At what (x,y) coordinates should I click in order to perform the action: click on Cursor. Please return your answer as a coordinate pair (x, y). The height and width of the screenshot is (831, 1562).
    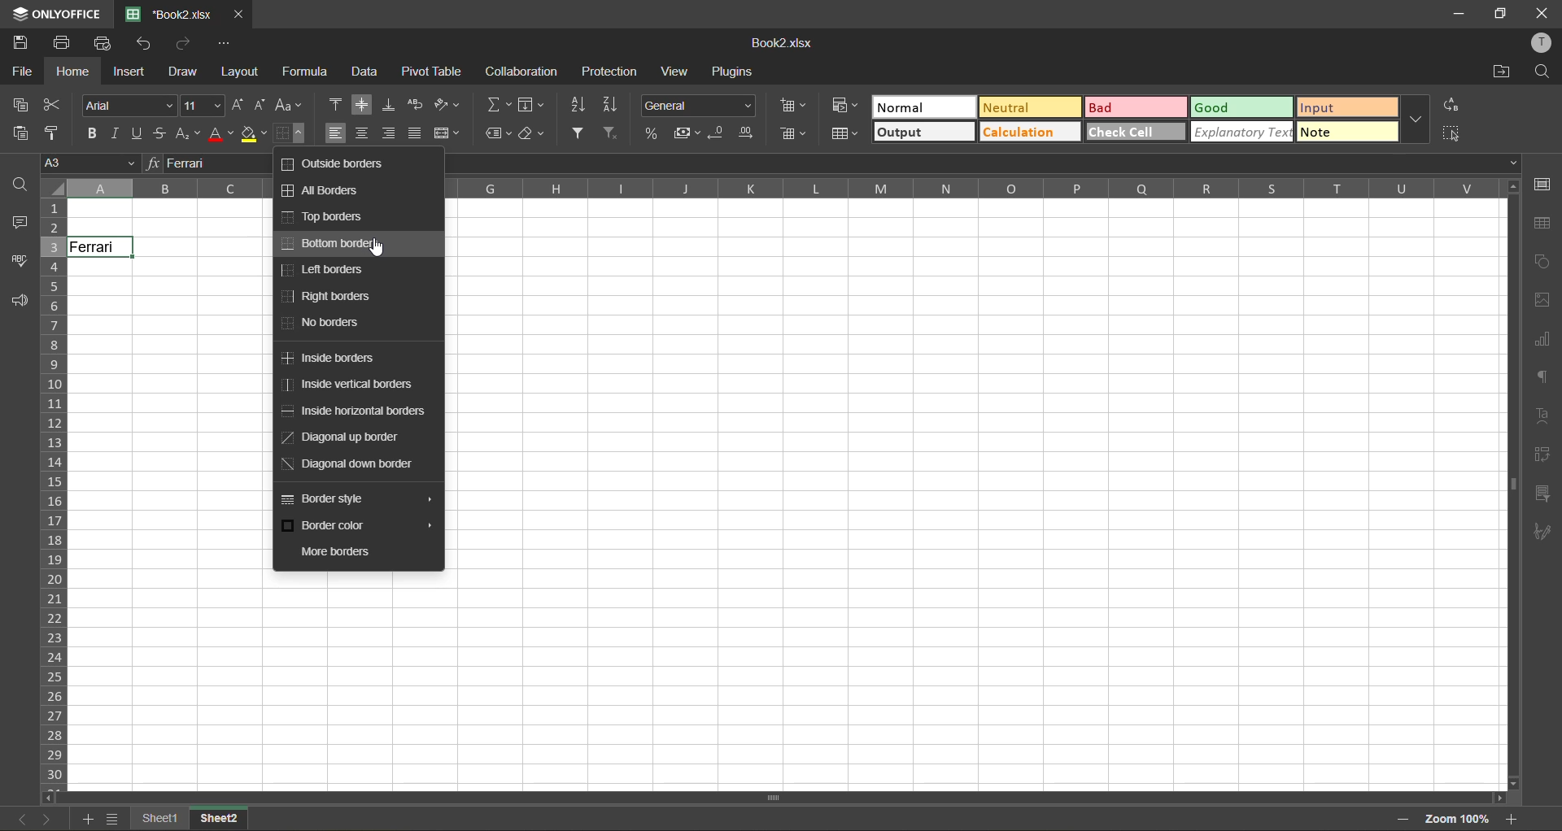
    Looking at the image, I should click on (380, 247).